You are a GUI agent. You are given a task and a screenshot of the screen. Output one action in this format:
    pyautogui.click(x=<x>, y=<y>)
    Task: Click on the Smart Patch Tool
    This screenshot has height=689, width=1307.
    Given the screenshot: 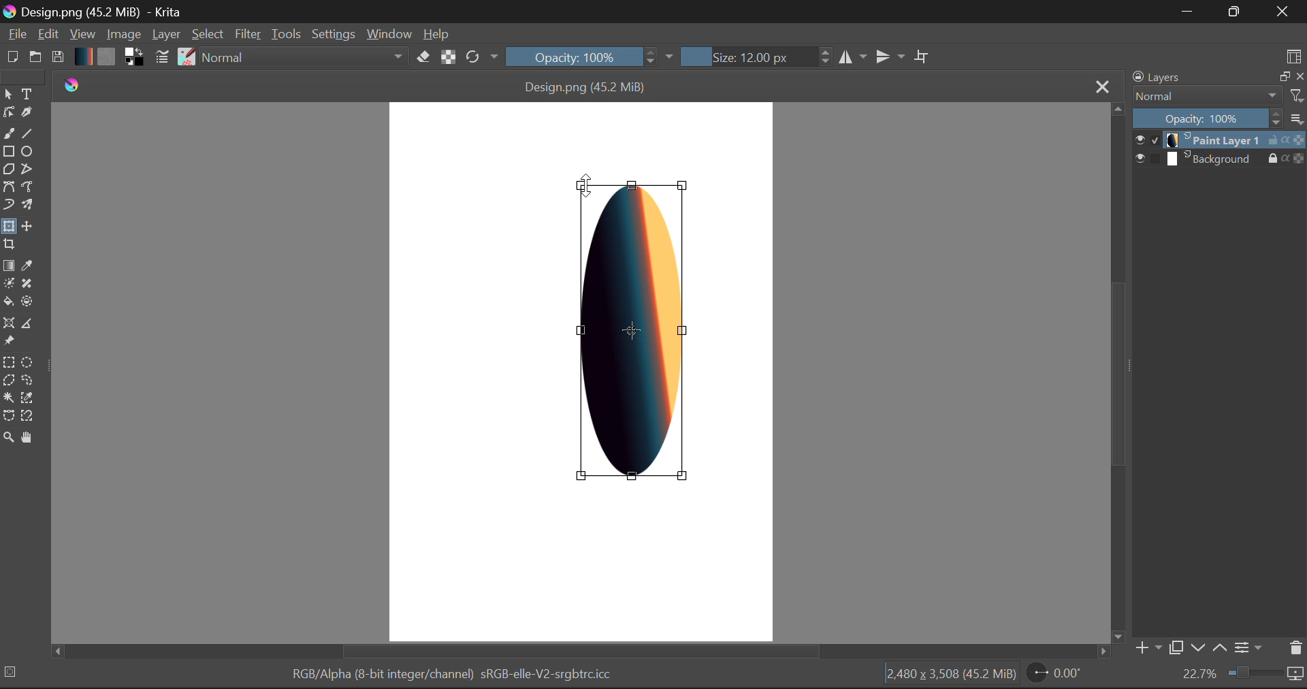 What is the action you would take?
    pyautogui.click(x=28, y=283)
    